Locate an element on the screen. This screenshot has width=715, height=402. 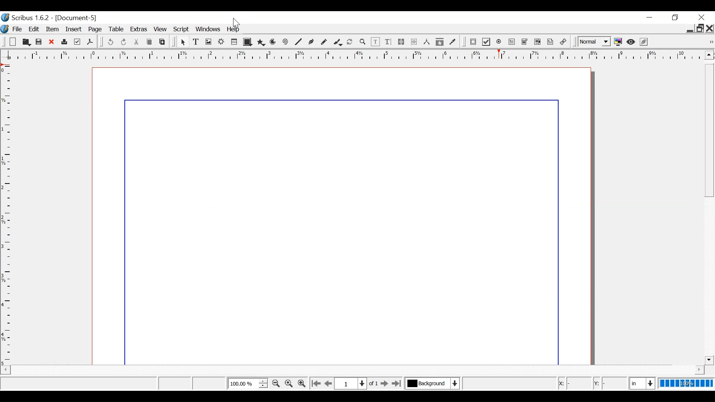
Save as PDF is located at coordinates (90, 42).